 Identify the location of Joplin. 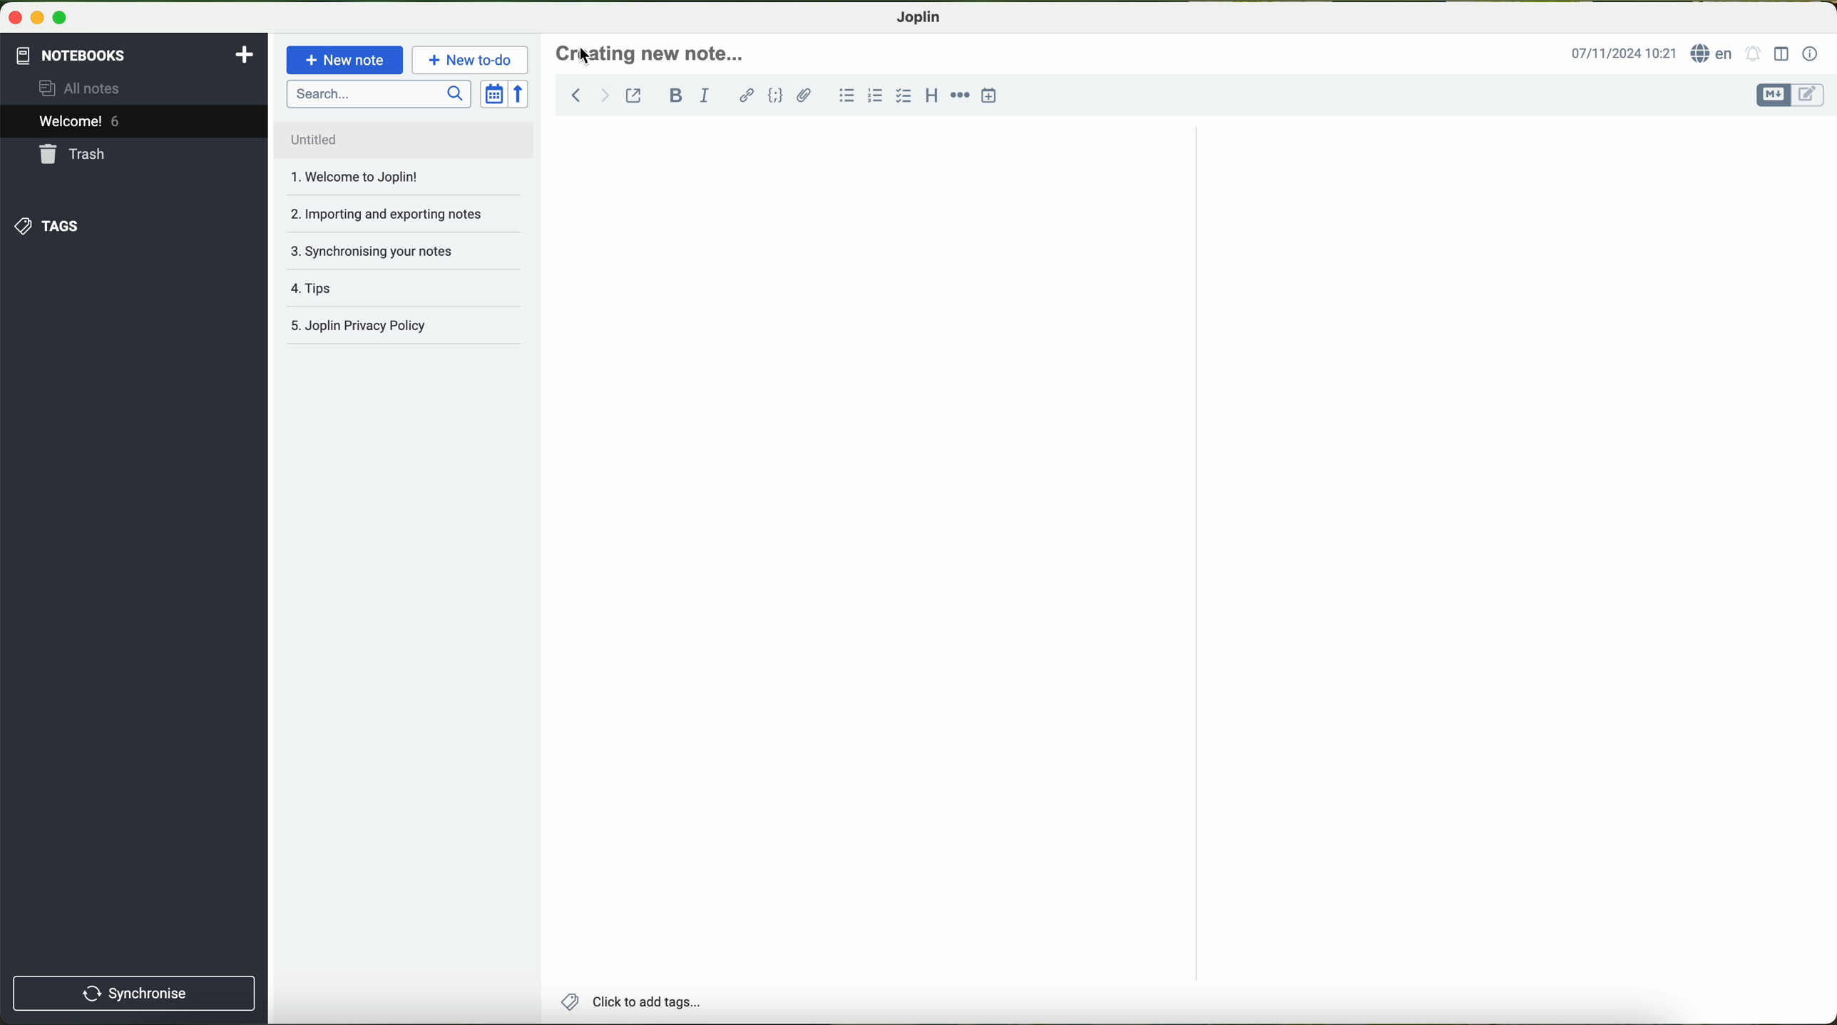
(917, 18).